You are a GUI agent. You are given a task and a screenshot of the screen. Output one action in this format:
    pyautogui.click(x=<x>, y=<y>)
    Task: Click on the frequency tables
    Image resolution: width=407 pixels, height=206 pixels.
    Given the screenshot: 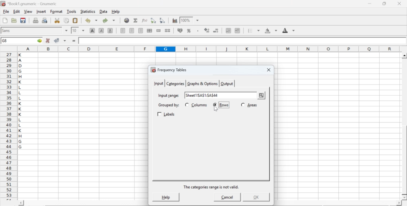 What is the action you would take?
    pyautogui.click(x=169, y=70)
    